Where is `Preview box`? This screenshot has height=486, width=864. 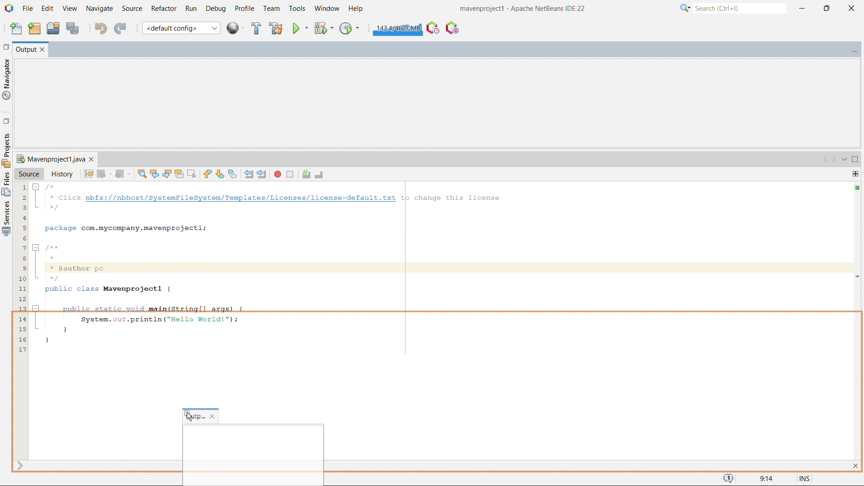 Preview box is located at coordinates (253, 453).